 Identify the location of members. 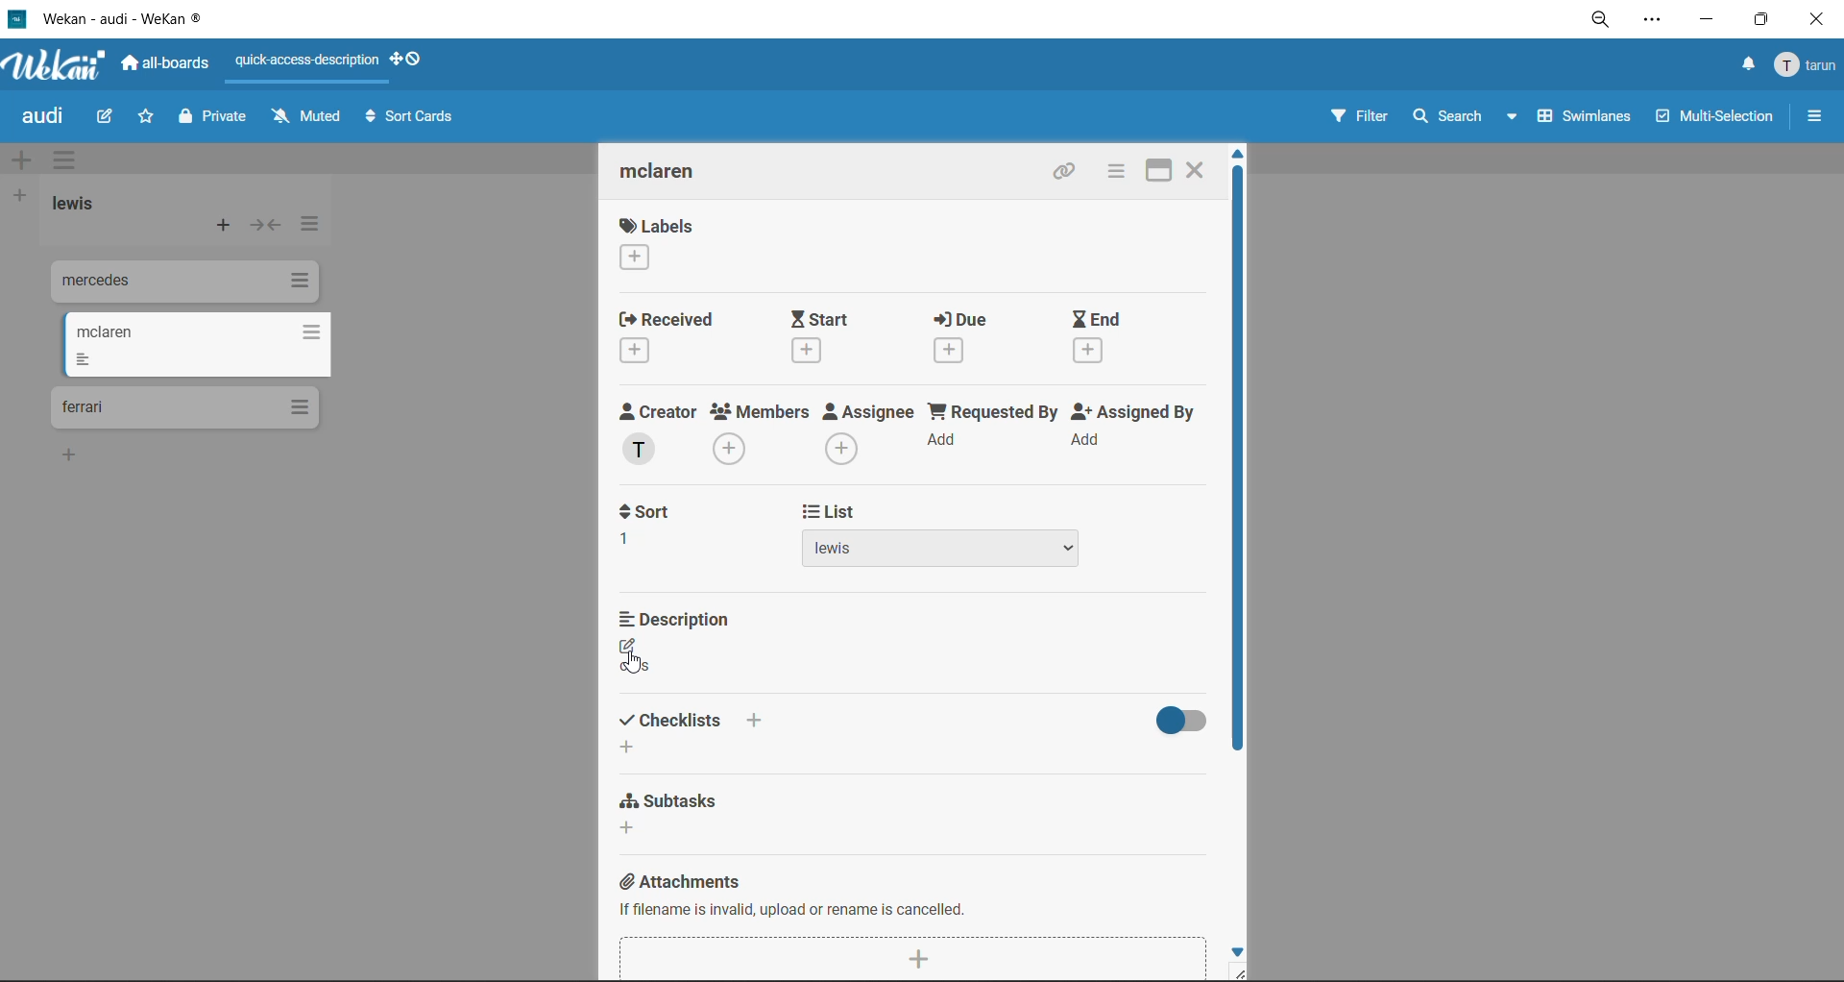
(764, 436).